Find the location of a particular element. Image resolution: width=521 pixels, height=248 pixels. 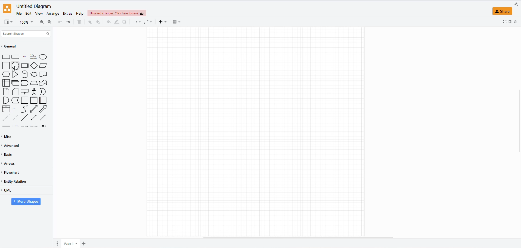

DIAMOND is located at coordinates (33, 66).